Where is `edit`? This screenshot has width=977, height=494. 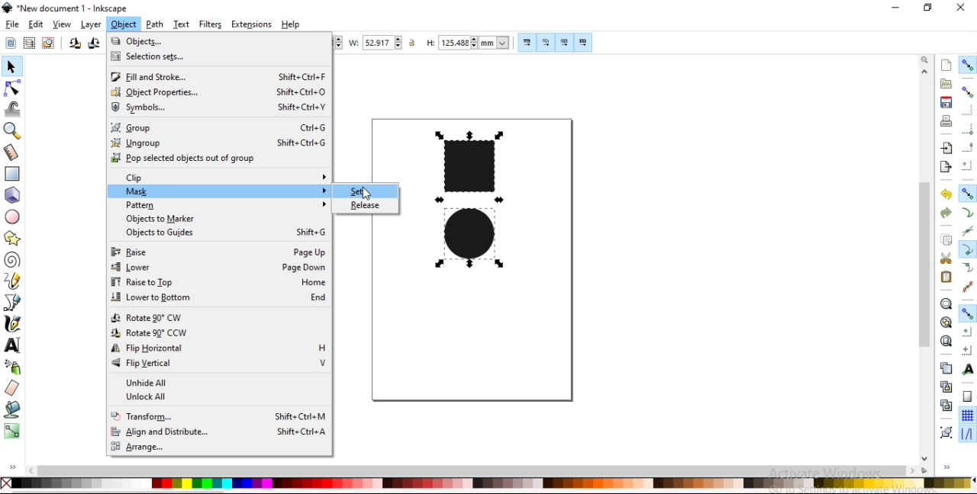
edit is located at coordinates (36, 24).